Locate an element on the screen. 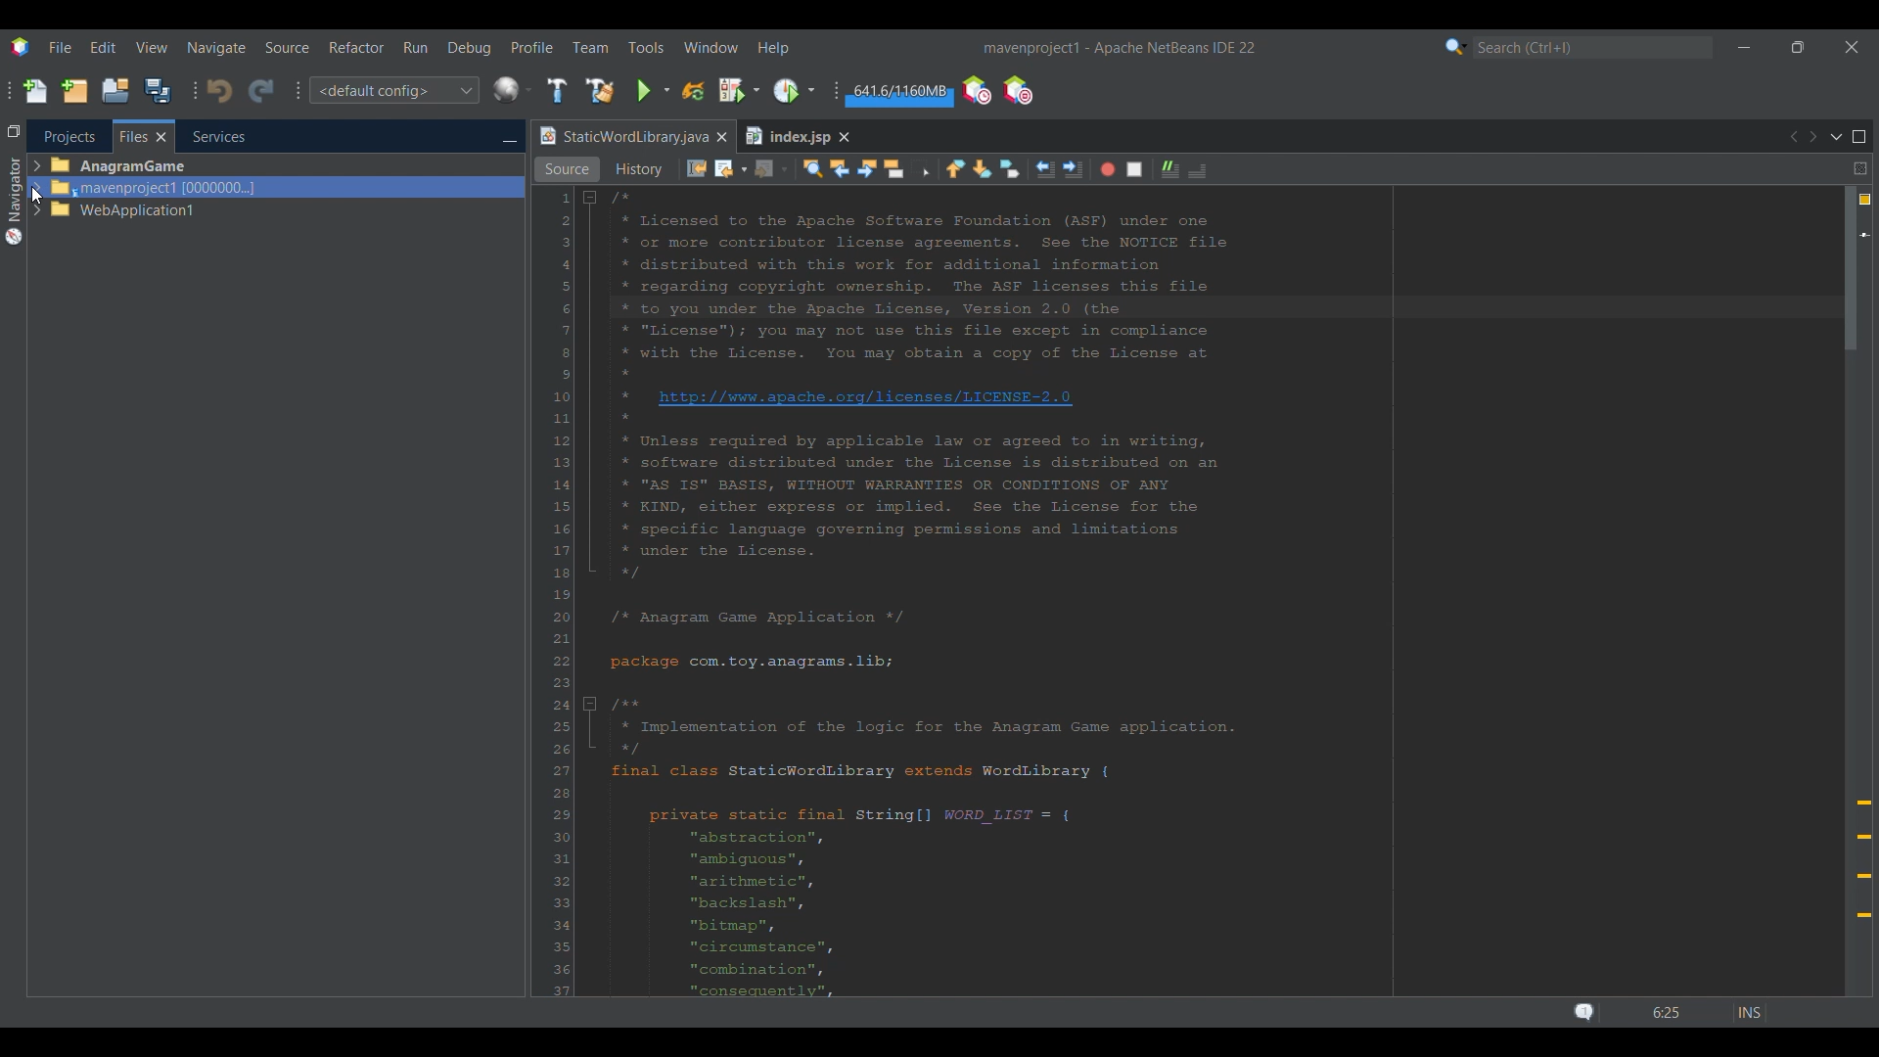  Software logo is located at coordinates (21, 48).